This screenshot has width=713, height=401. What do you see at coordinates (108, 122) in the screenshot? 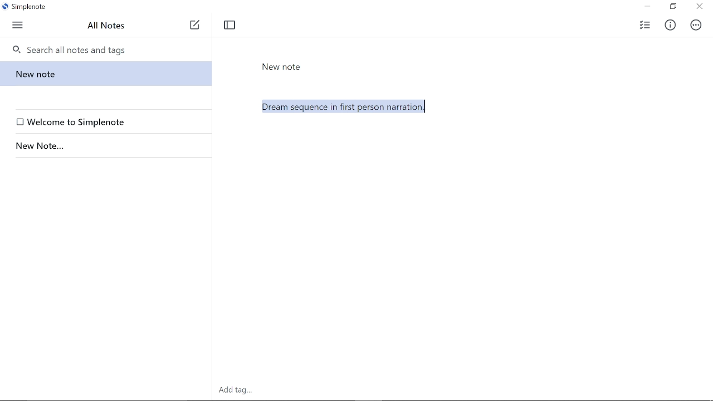
I see `Welcome to Simplenote` at bounding box center [108, 122].